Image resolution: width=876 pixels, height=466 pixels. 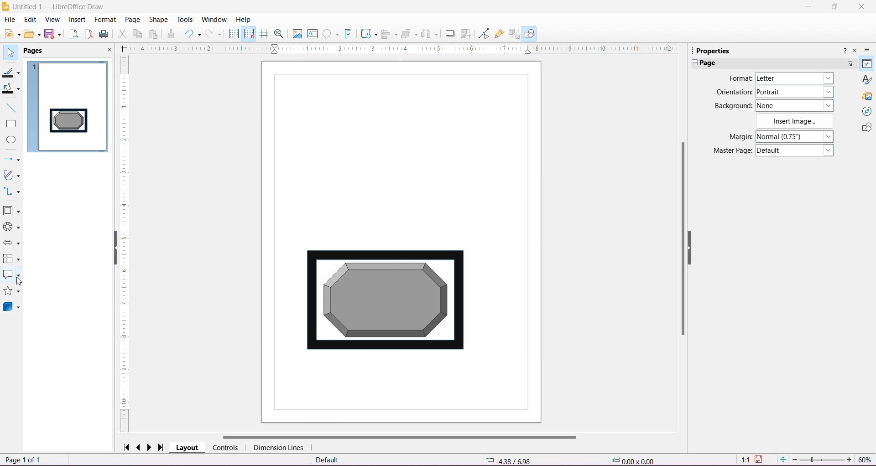 I want to click on Scroll to next page, so click(x=151, y=447).